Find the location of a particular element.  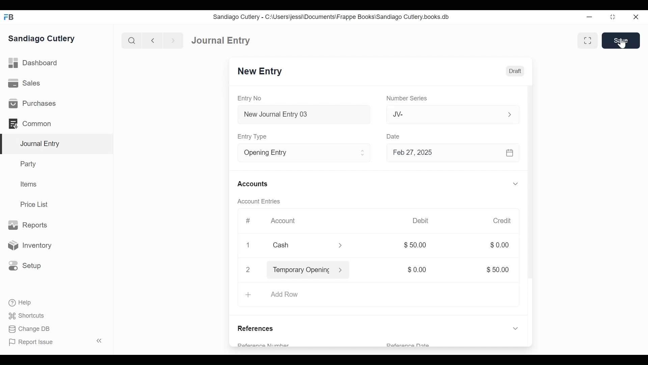

Entry Type is located at coordinates (295, 153).